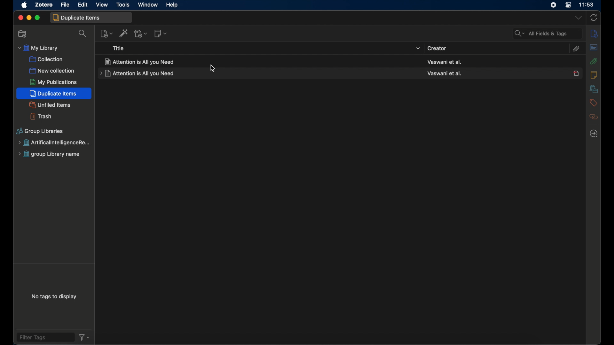 This screenshot has height=345, width=614. I want to click on screen recorder icon, so click(552, 5).